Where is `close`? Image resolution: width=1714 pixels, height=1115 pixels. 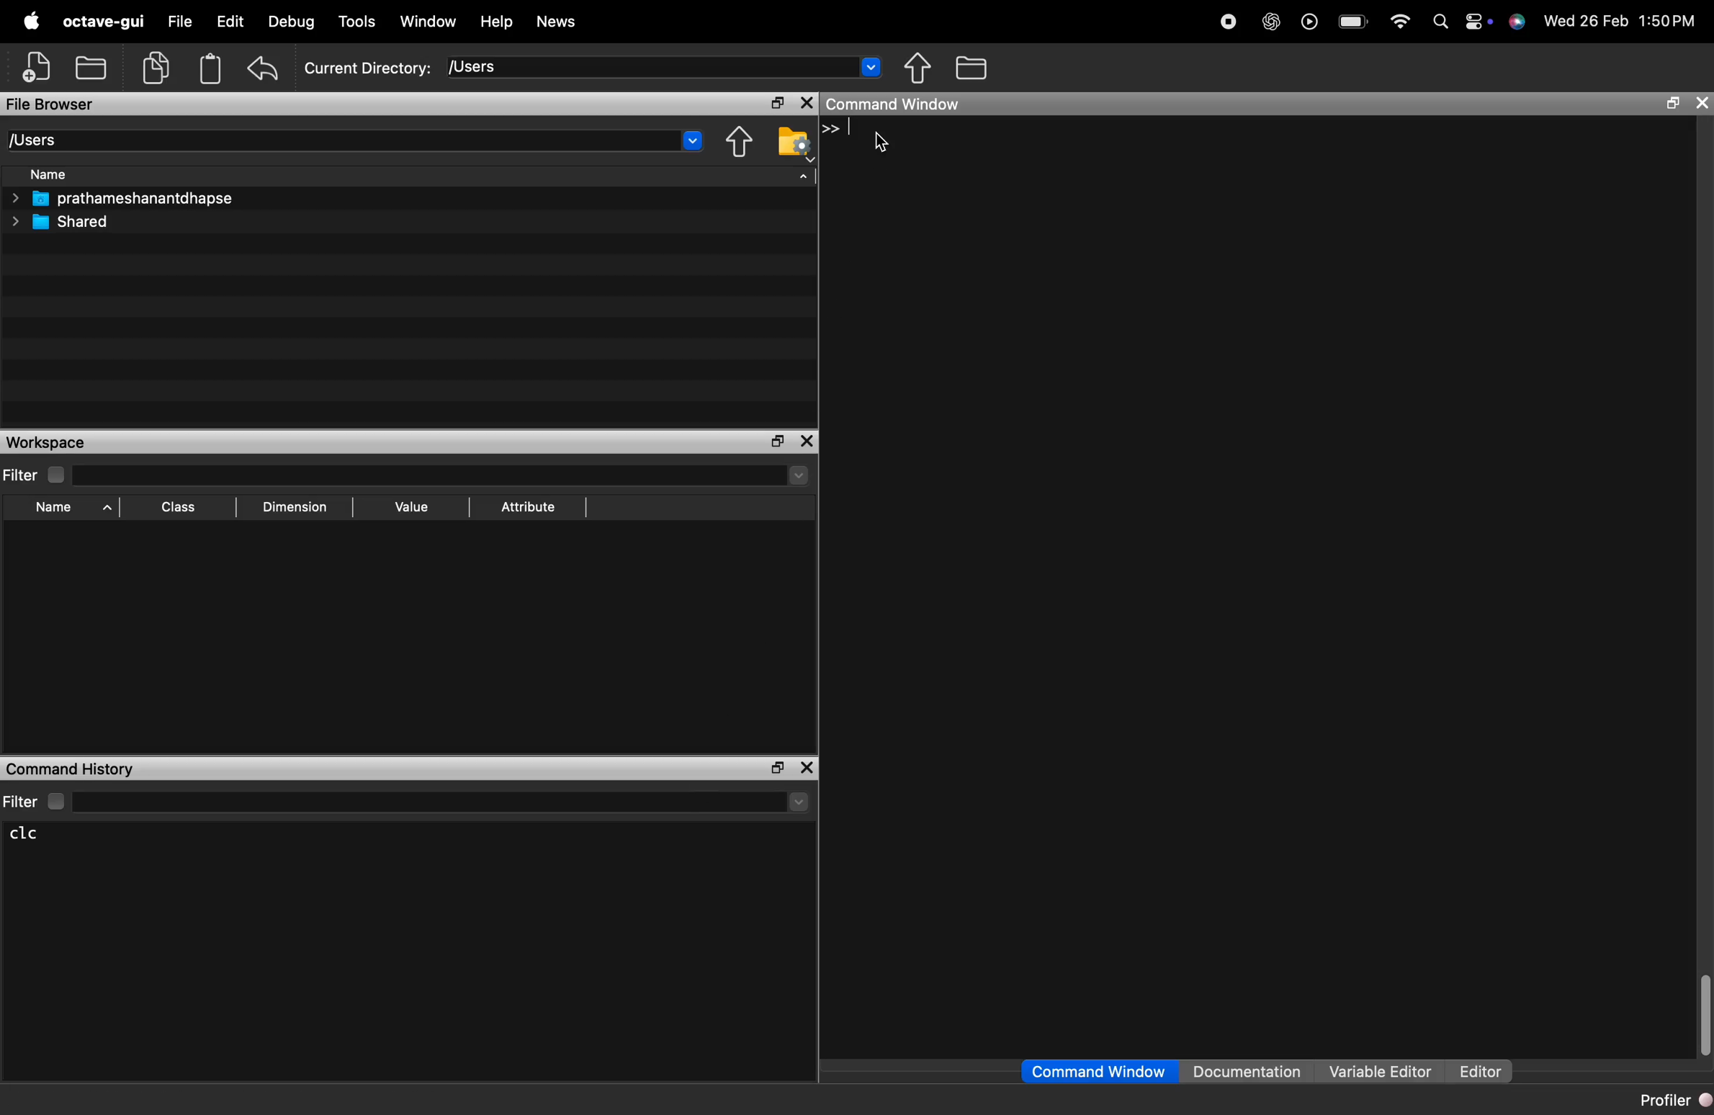
close is located at coordinates (809, 442).